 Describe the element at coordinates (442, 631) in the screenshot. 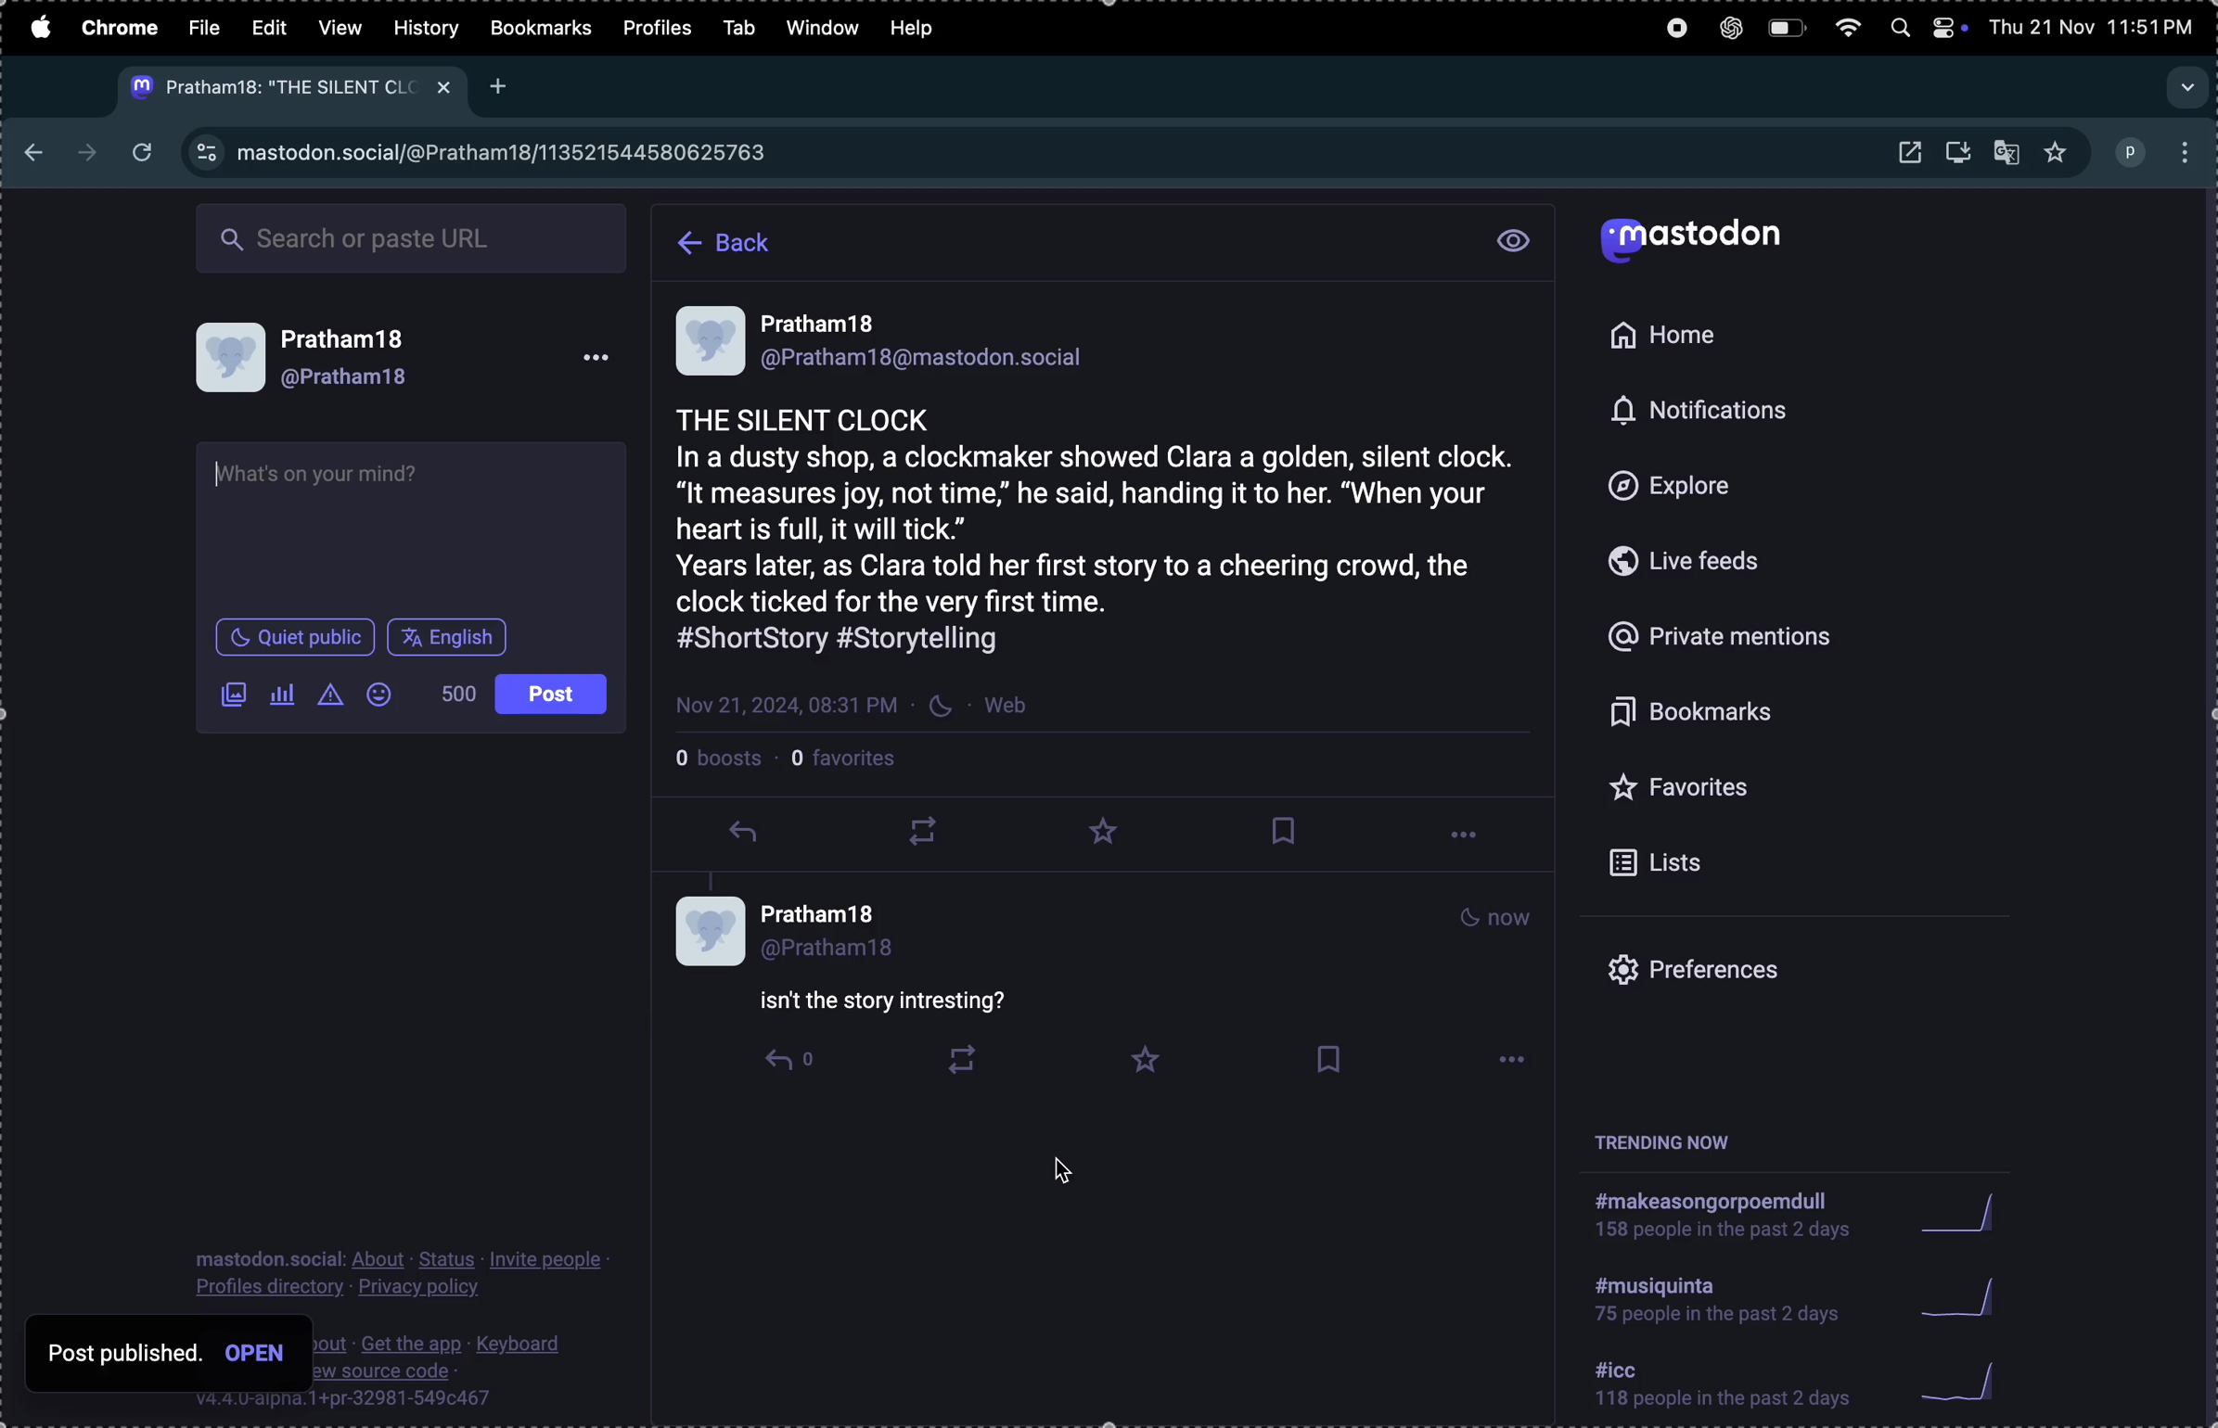

I see `post` at that location.